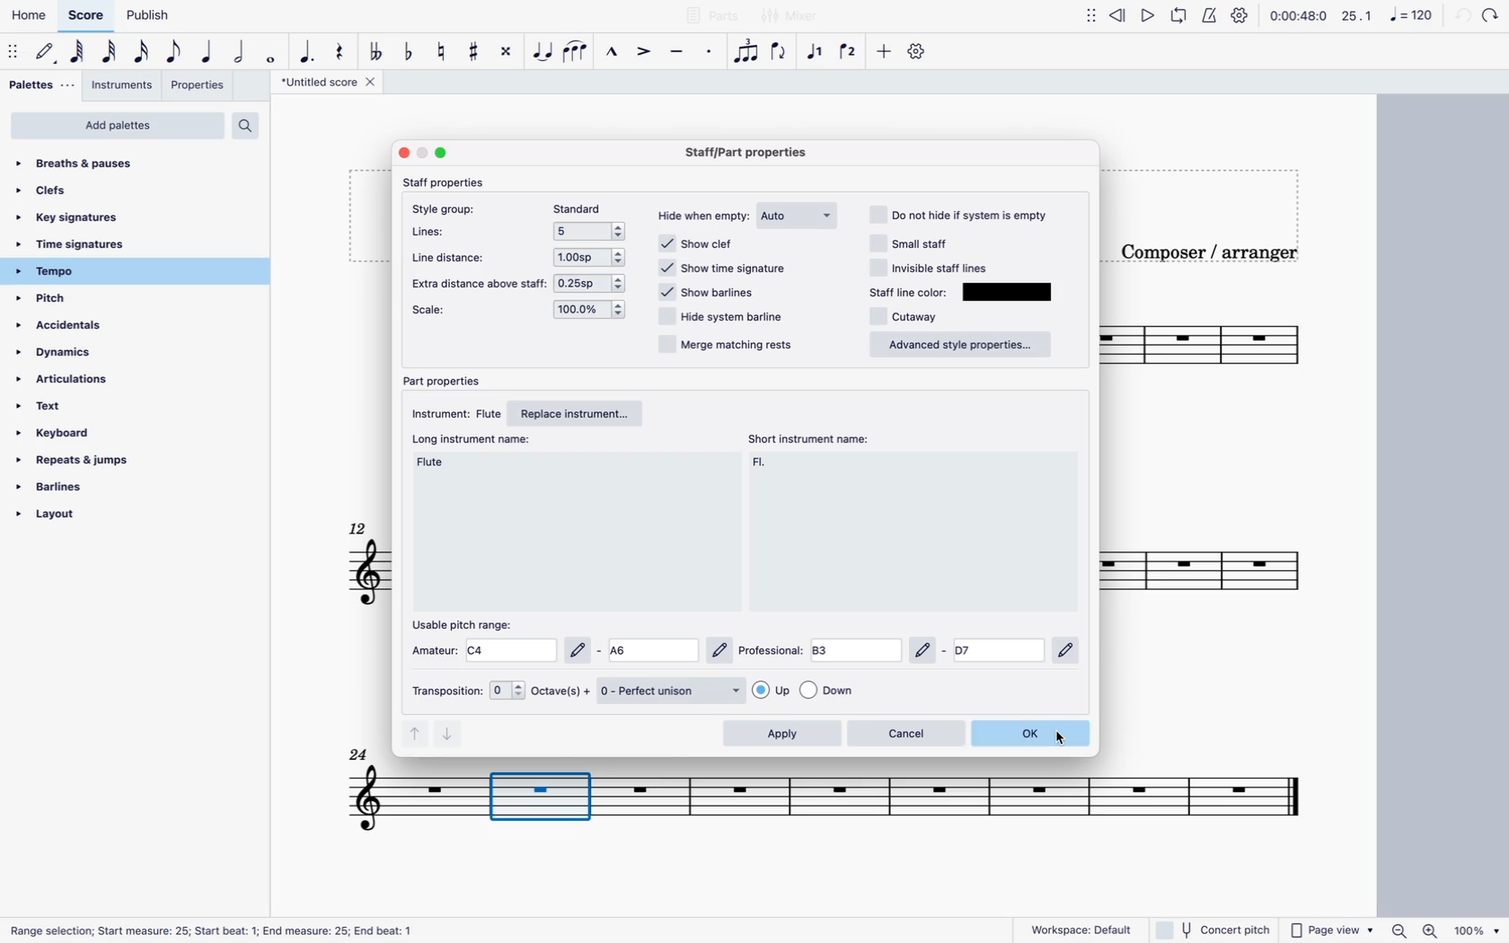 This screenshot has width=1509, height=943. I want to click on style group, so click(442, 208).